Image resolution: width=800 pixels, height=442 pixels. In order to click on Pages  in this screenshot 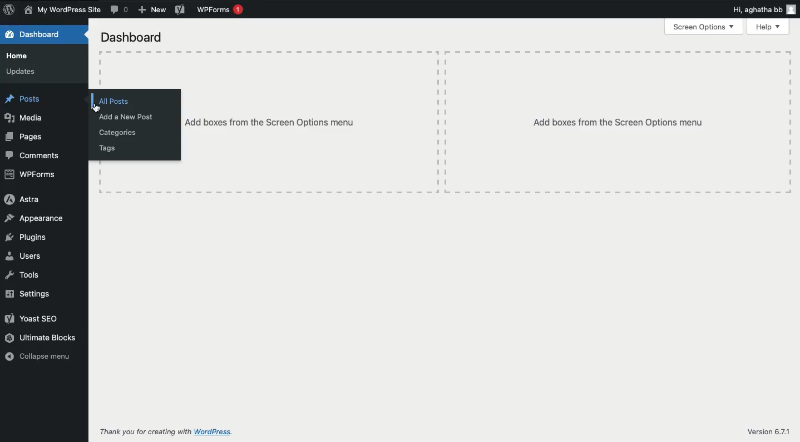, I will do `click(26, 137)`.